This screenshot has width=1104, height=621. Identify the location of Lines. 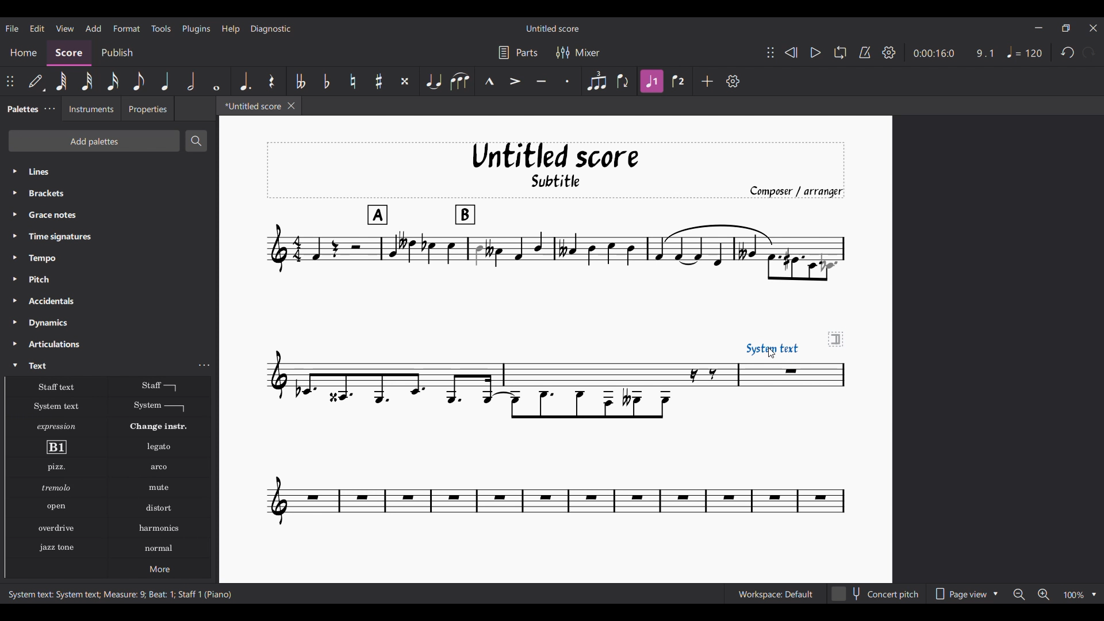
(109, 171).